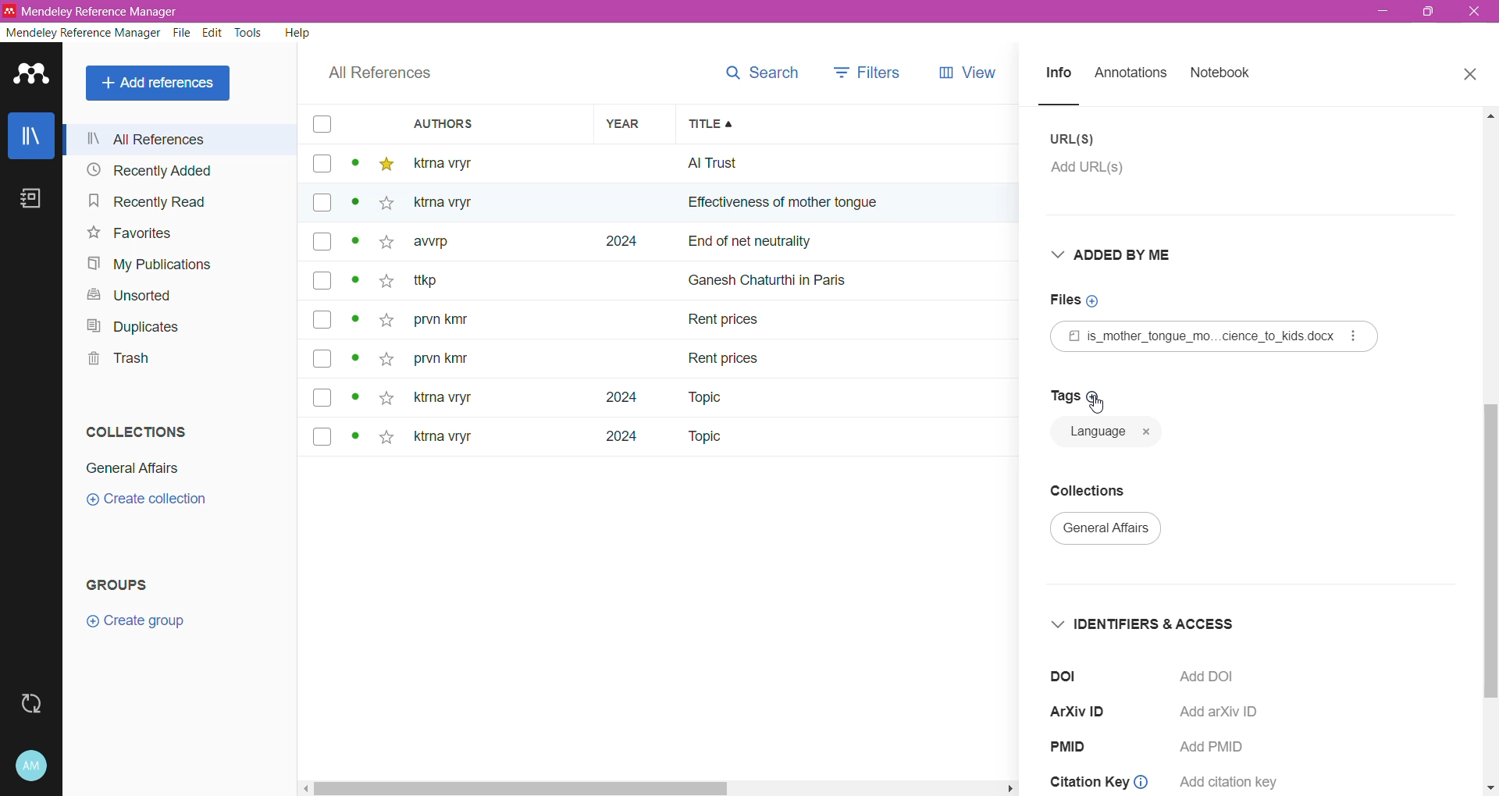 The height and width of the screenshot is (796, 1499). I want to click on All References, so click(181, 139).